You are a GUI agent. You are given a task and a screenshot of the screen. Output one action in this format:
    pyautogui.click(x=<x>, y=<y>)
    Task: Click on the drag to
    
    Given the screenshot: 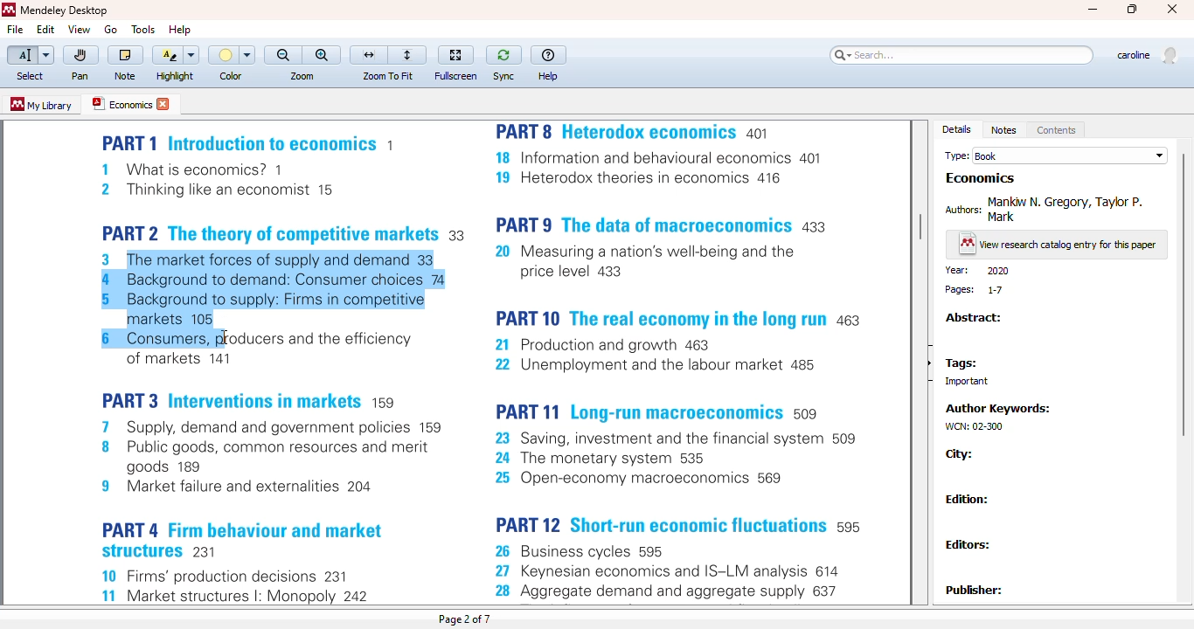 What is the action you would take?
    pyautogui.click(x=225, y=337)
    